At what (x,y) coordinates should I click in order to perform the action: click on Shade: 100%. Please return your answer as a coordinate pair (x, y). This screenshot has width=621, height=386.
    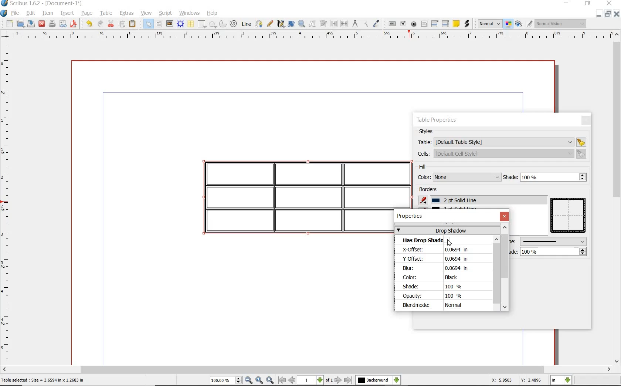
    Looking at the image, I should click on (435, 287).